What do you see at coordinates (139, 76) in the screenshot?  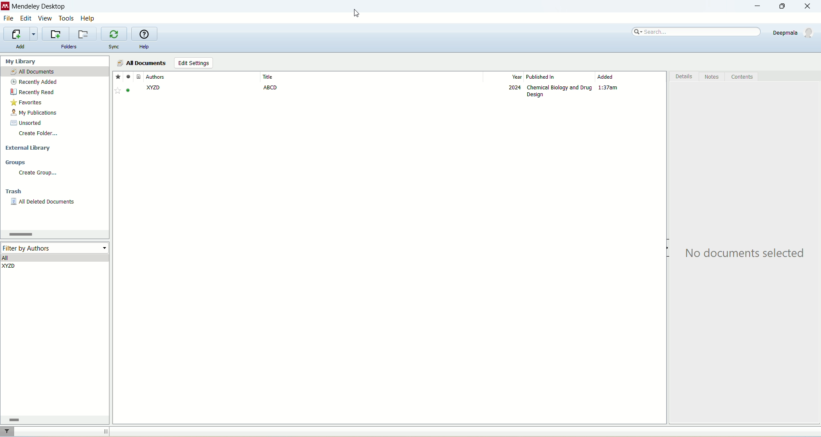 I see `document` at bounding box center [139, 76].